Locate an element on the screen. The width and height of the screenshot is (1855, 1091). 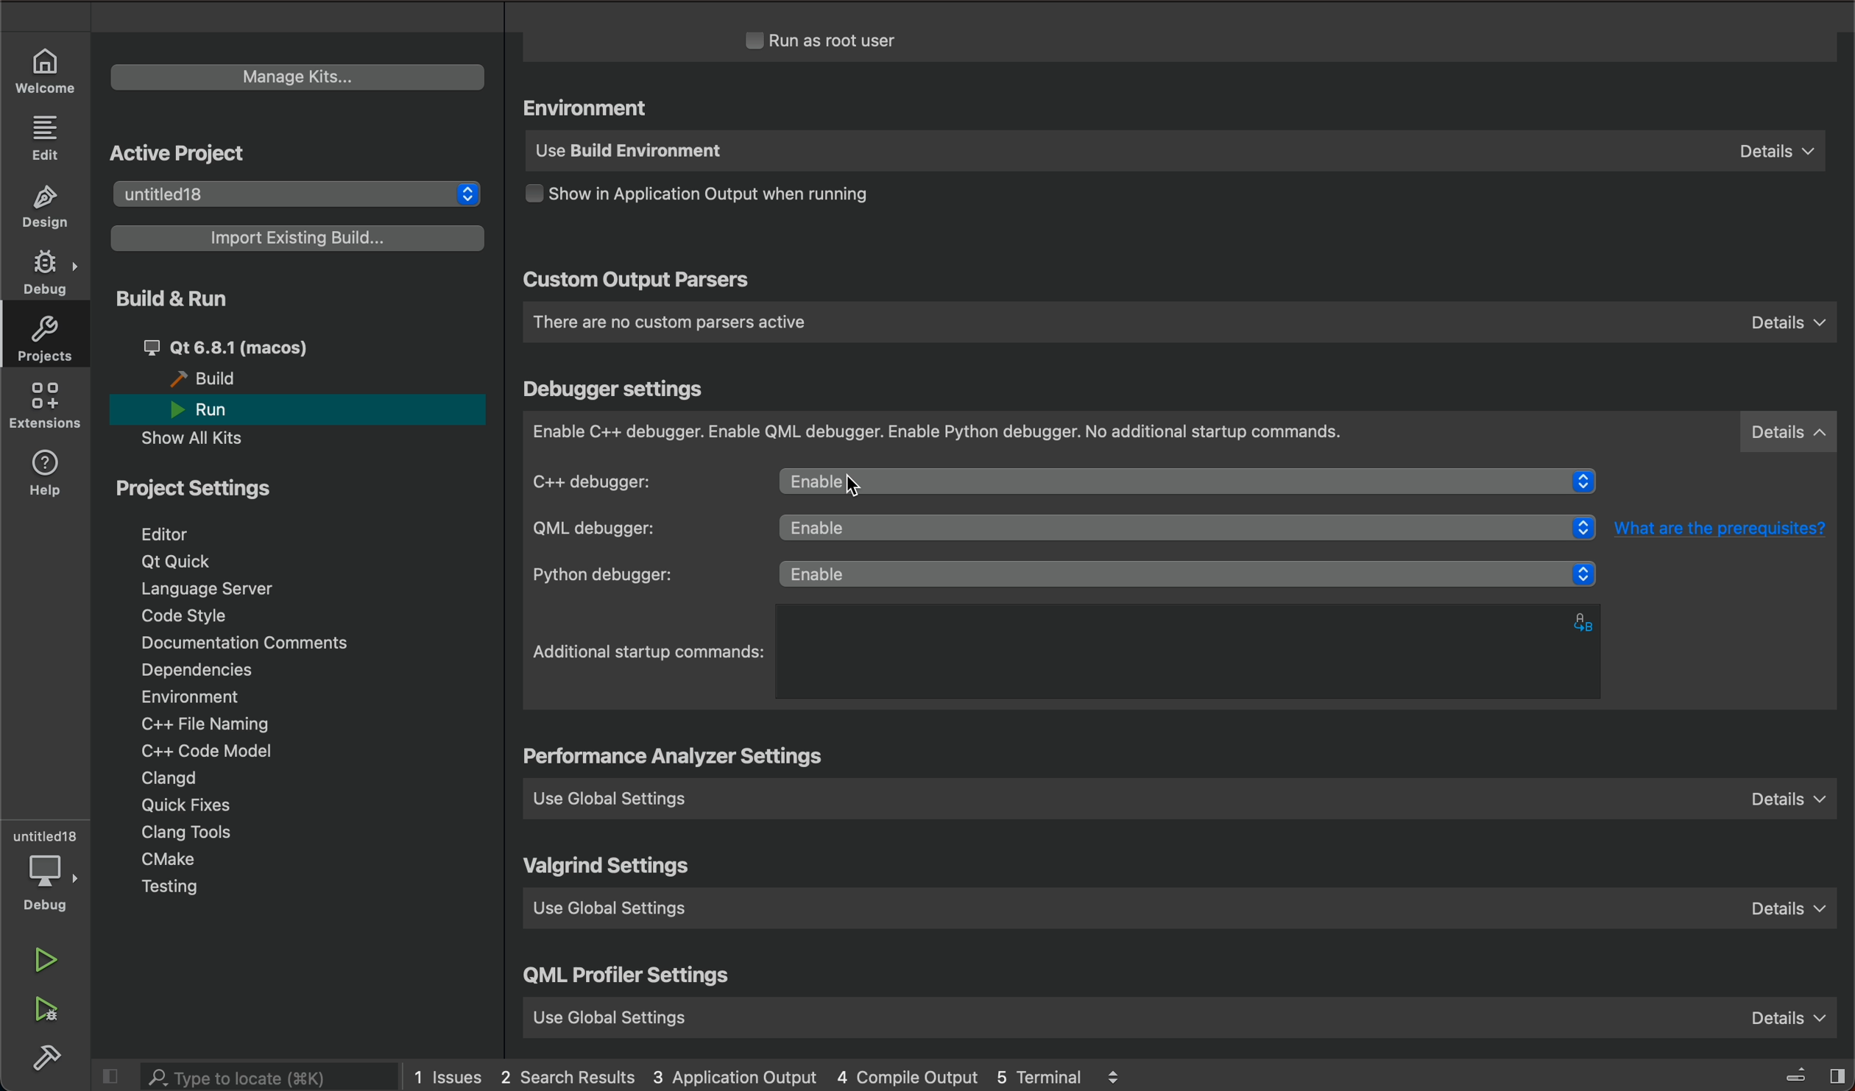
valgrind is located at coordinates (610, 868).